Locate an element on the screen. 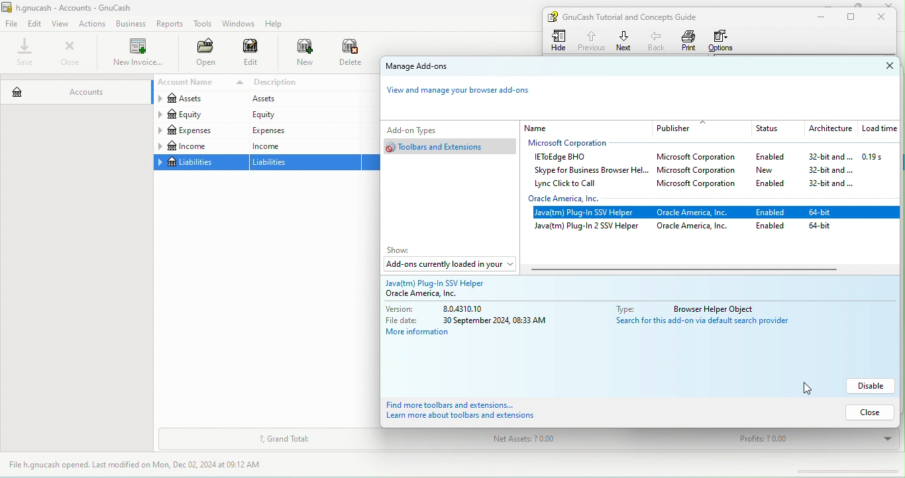 The image size is (905, 478). next is located at coordinates (624, 40).